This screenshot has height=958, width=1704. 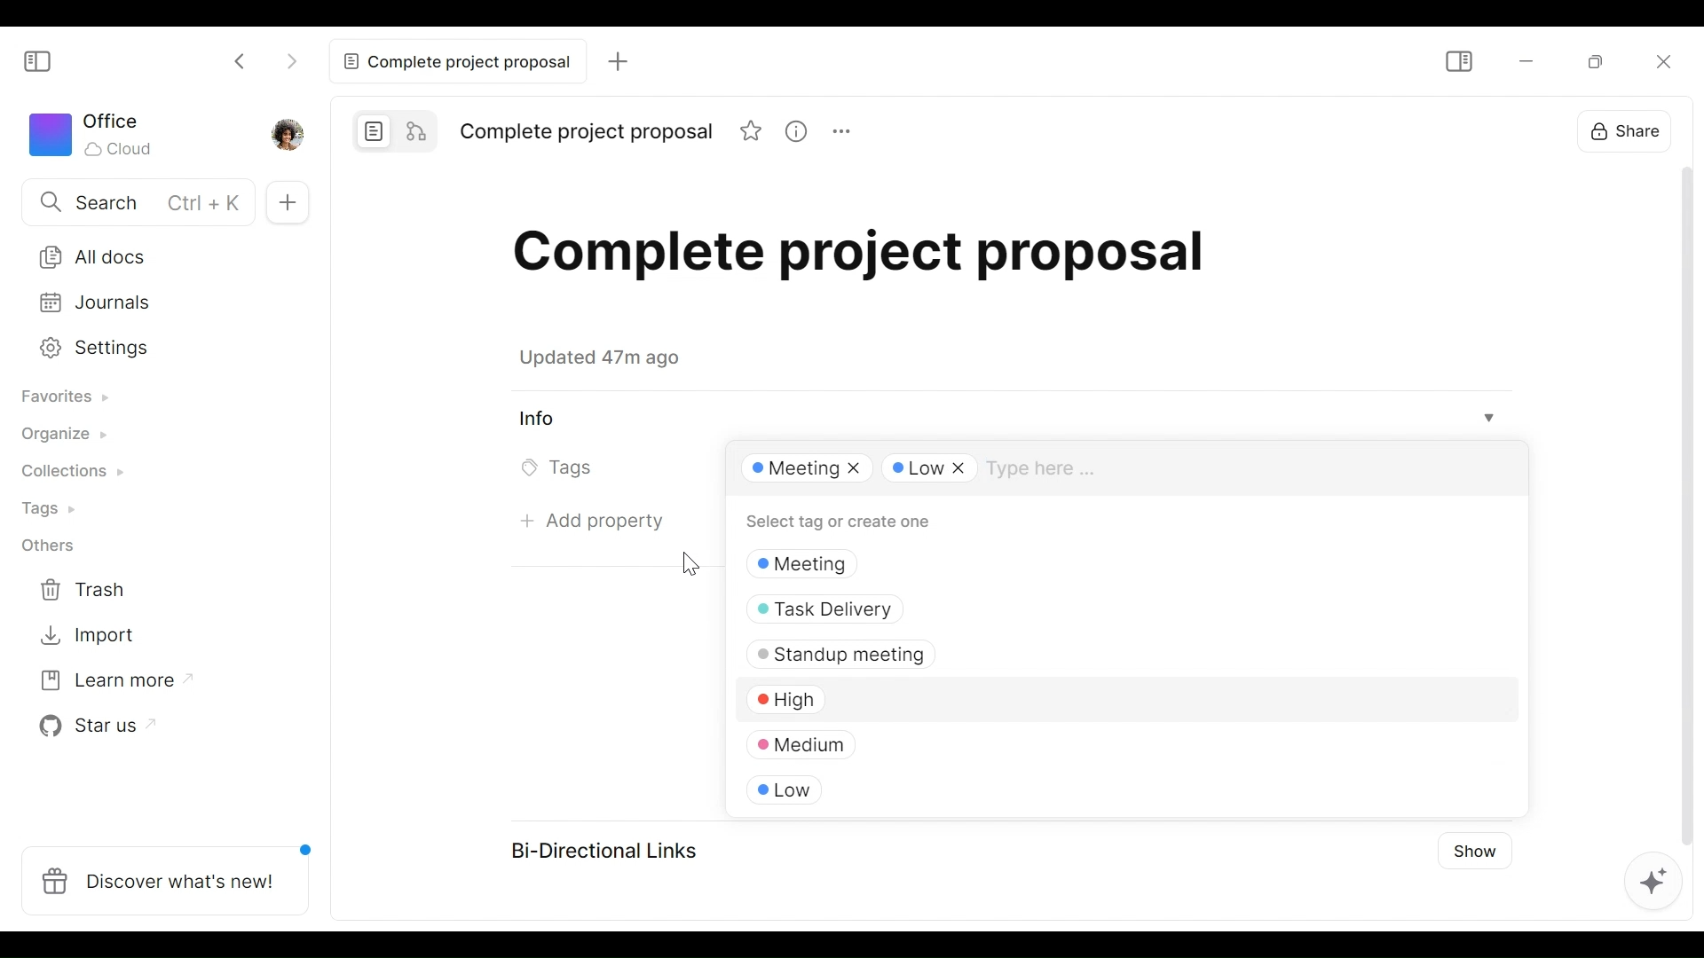 What do you see at coordinates (856, 522) in the screenshot?
I see `Select tag or create one` at bounding box center [856, 522].